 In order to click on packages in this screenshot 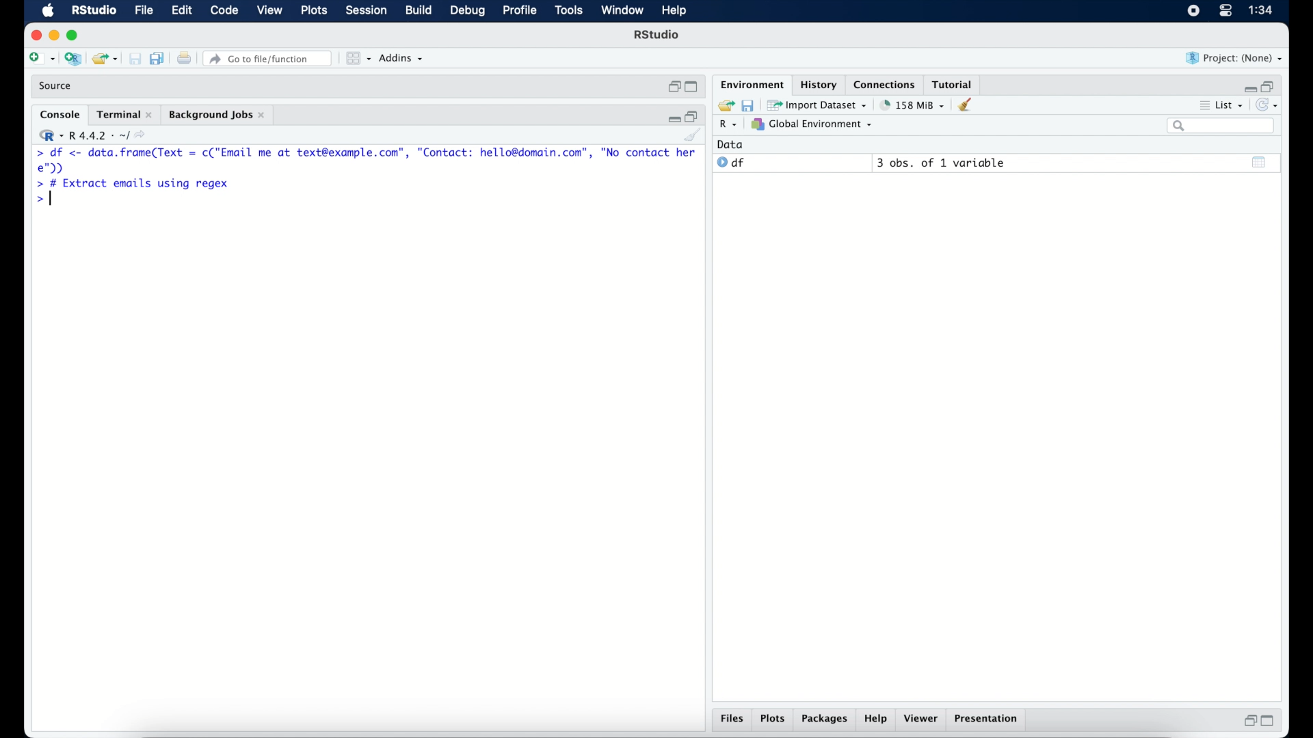, I will do `click(824, 720)`.